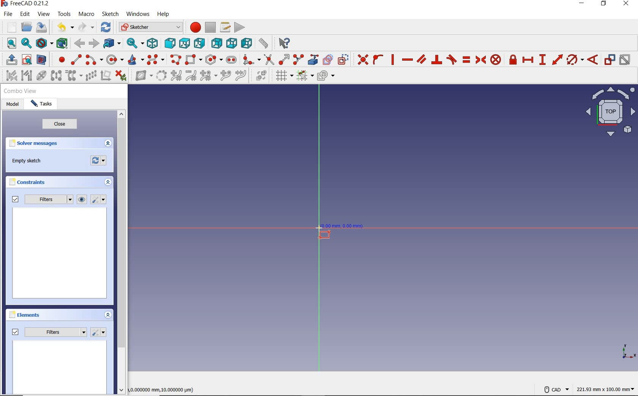 The height and width of the screenshot is (396, 638). Describe the element at coordinates (625, 60) in the screenshot. I see `activate/deactivate constraint` at that location.